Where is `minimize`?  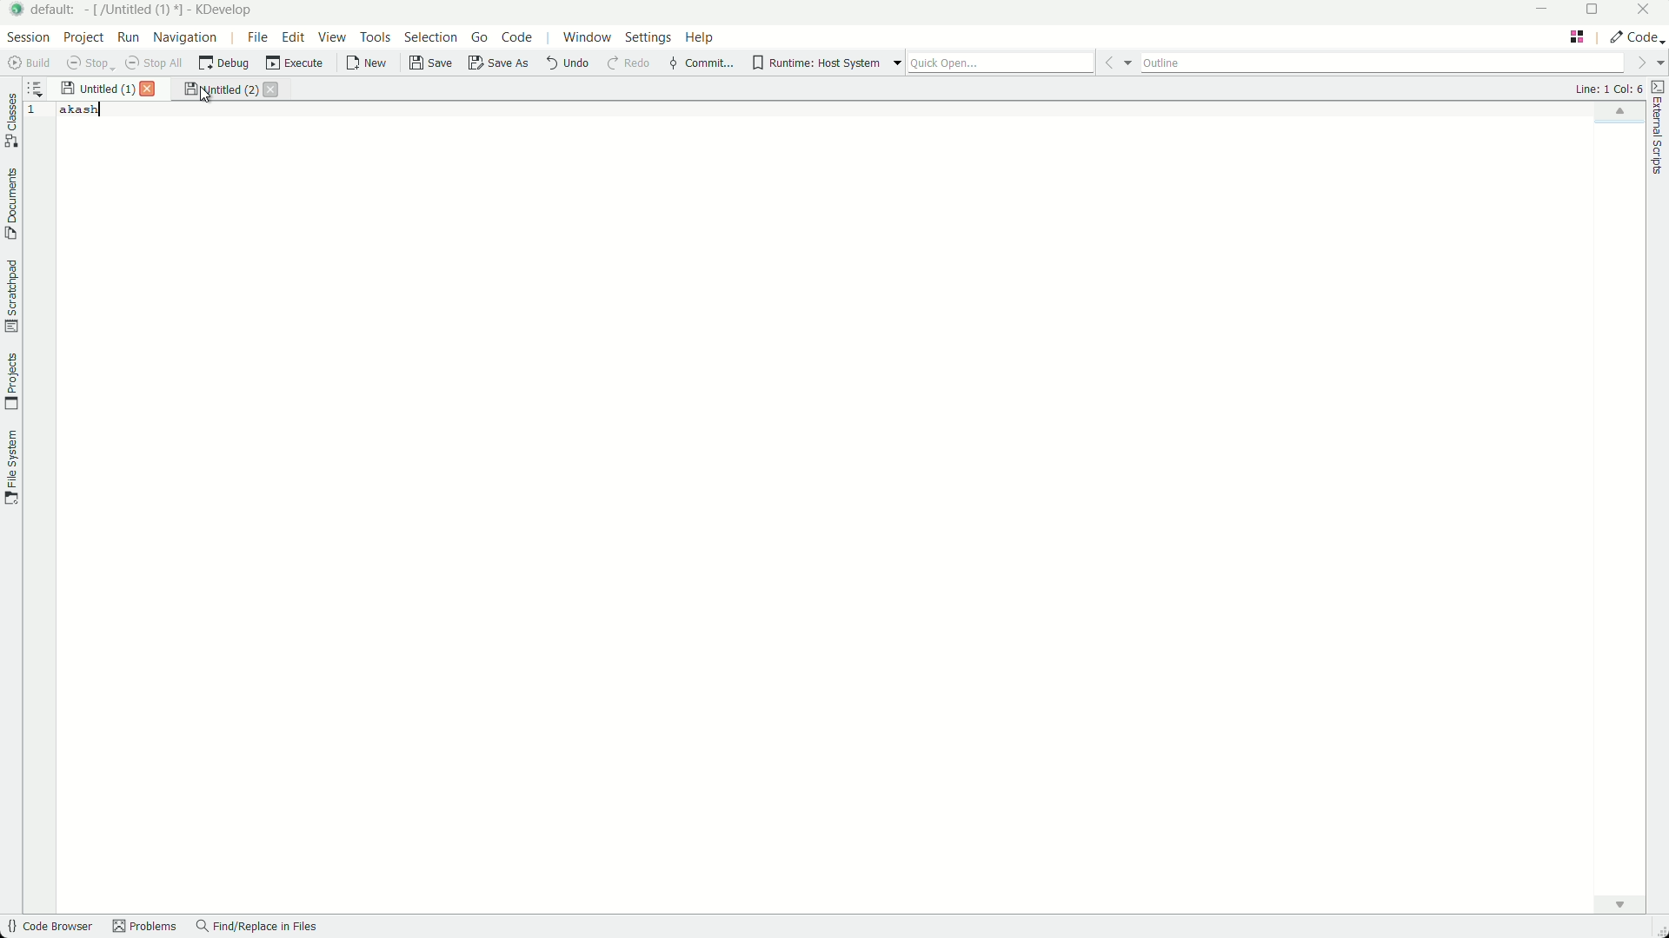 minimize is located at coordinates (1536, 10).